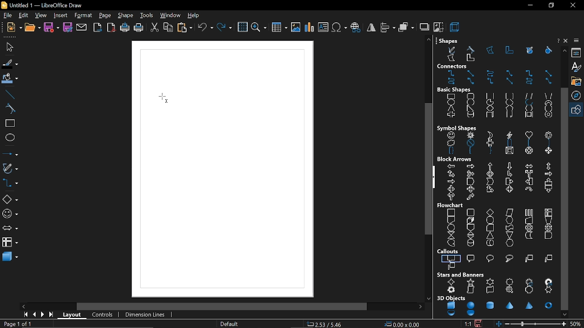  I want to click on edit, so click(23, 15).